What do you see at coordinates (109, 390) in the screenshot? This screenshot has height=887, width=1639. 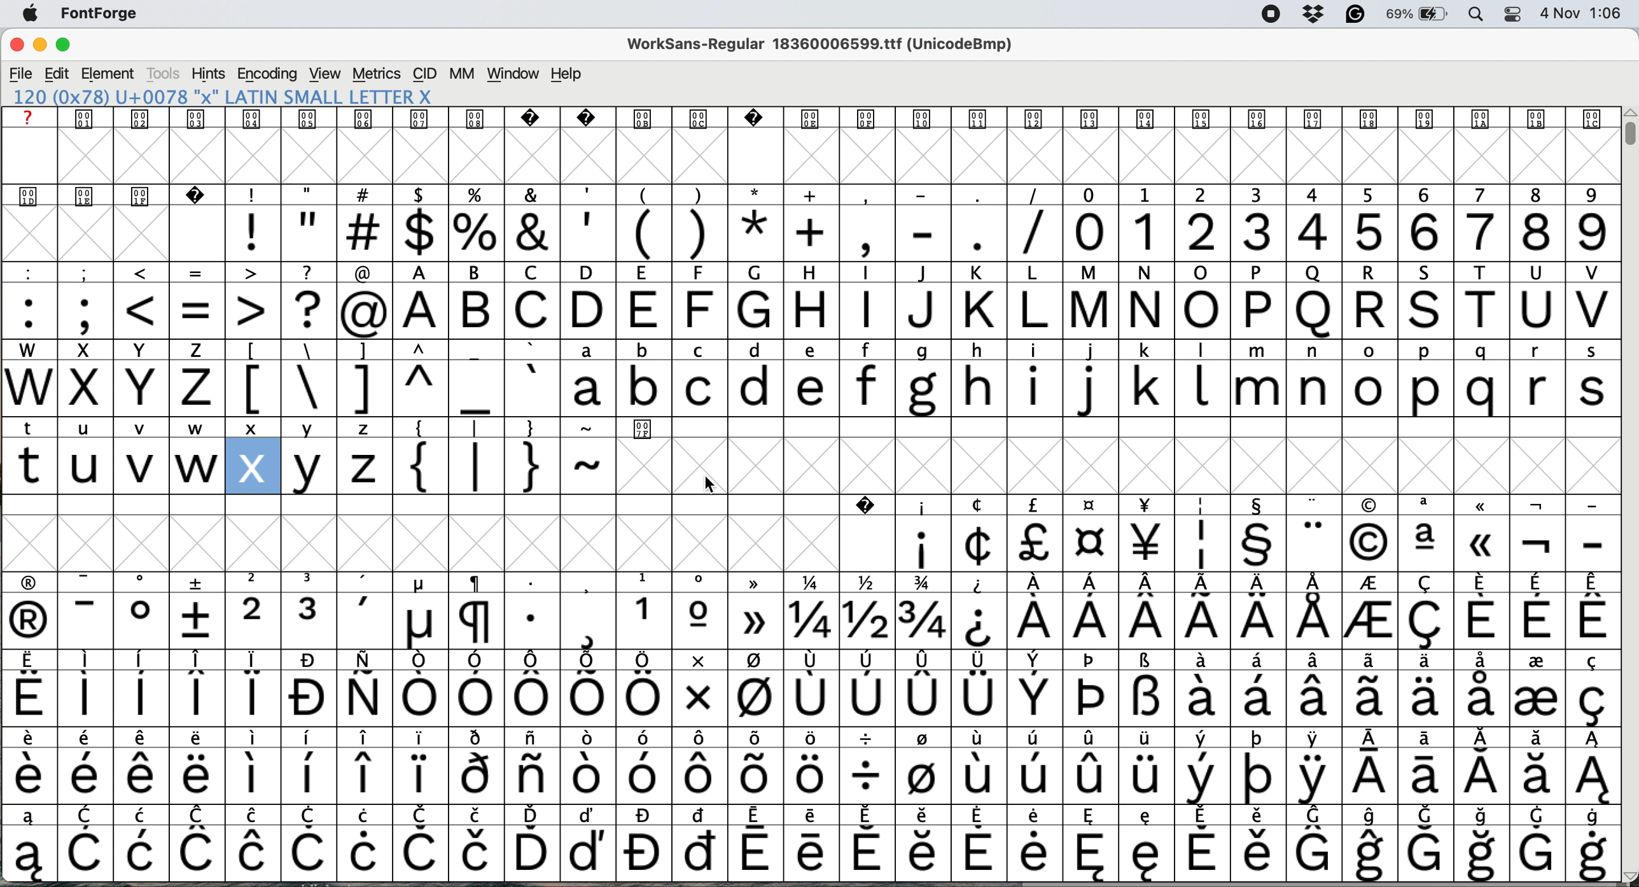 I see `capital letters w to z` at bounding box center [109, 390].